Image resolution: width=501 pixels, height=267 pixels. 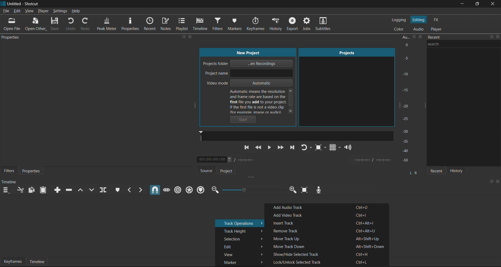 What do you see at coordinates (248, 74) in the screenshot?
I see `Project name` at bounding box center [248, 74].